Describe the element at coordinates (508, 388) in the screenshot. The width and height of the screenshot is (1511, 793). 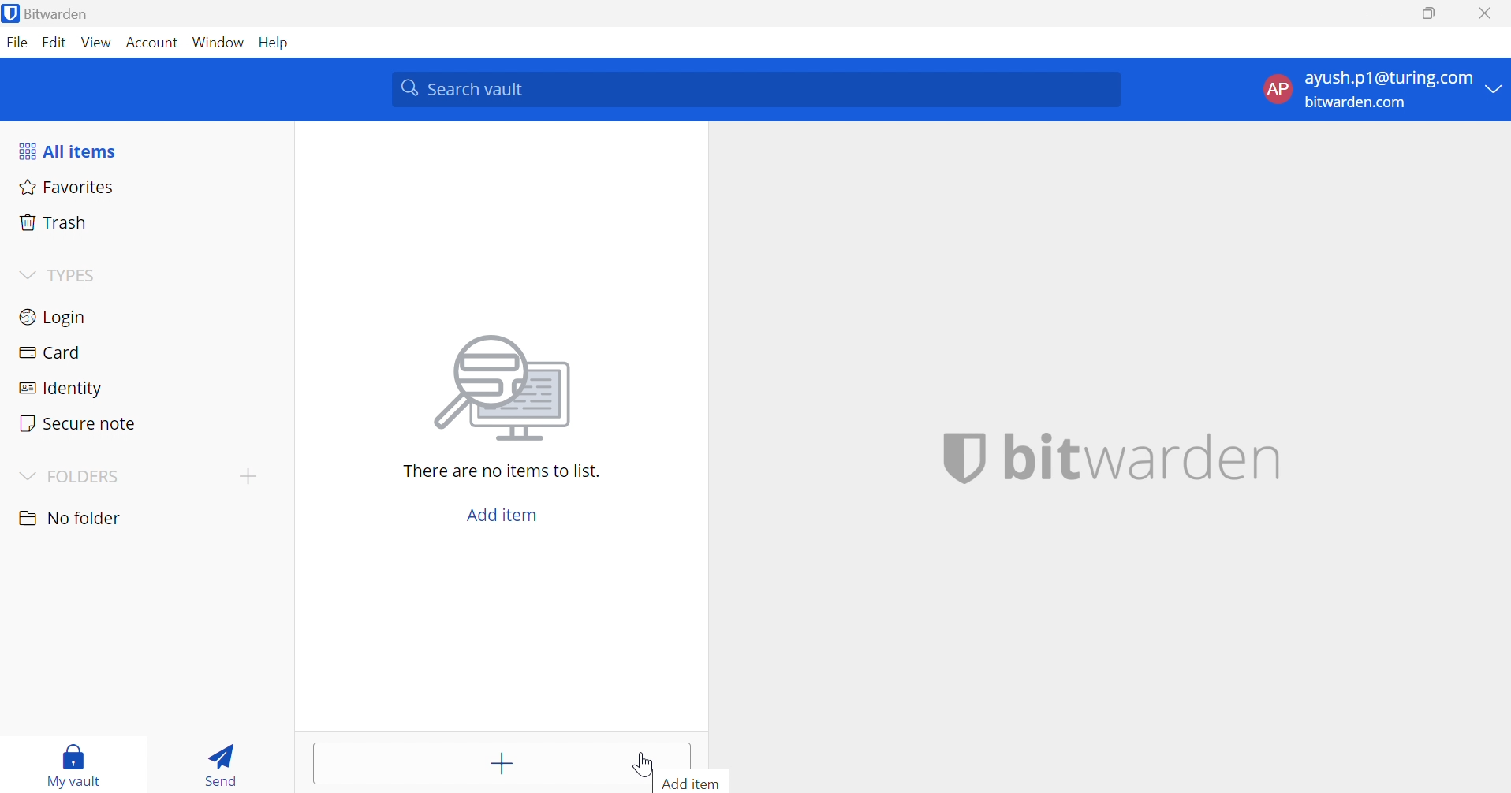
I see `image` at that location.